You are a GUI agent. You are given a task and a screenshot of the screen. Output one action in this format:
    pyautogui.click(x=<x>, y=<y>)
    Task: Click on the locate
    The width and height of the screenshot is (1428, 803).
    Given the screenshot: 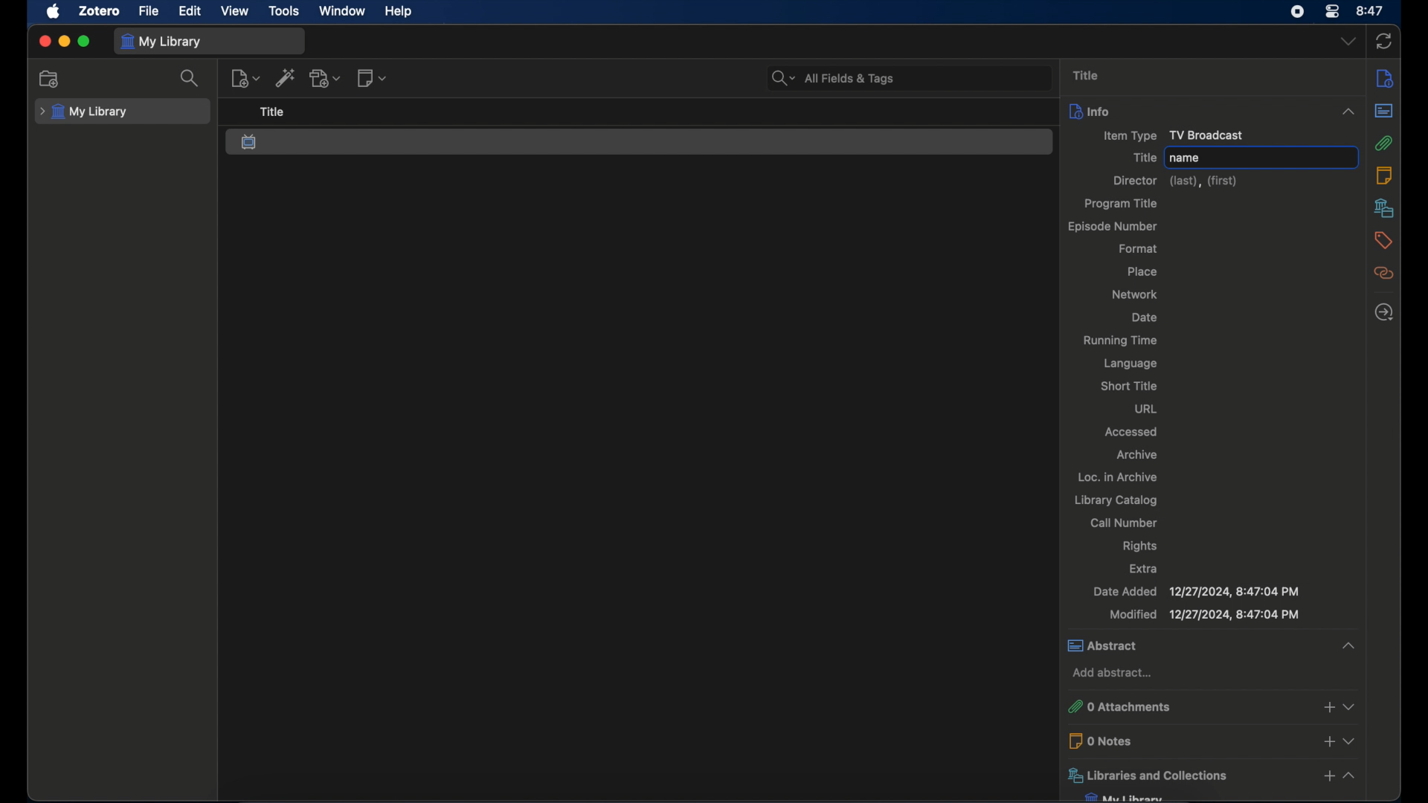 What is the action you would take?
    pyautogui.click(x=1384, y=312)
    